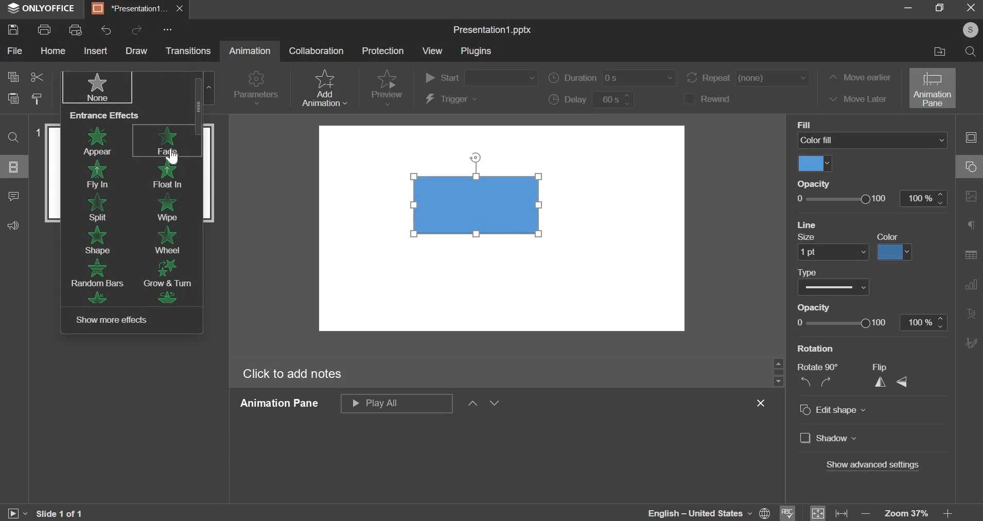 This screenshot has height=521, width=983. I want to click on More Options, so click(971, 342).